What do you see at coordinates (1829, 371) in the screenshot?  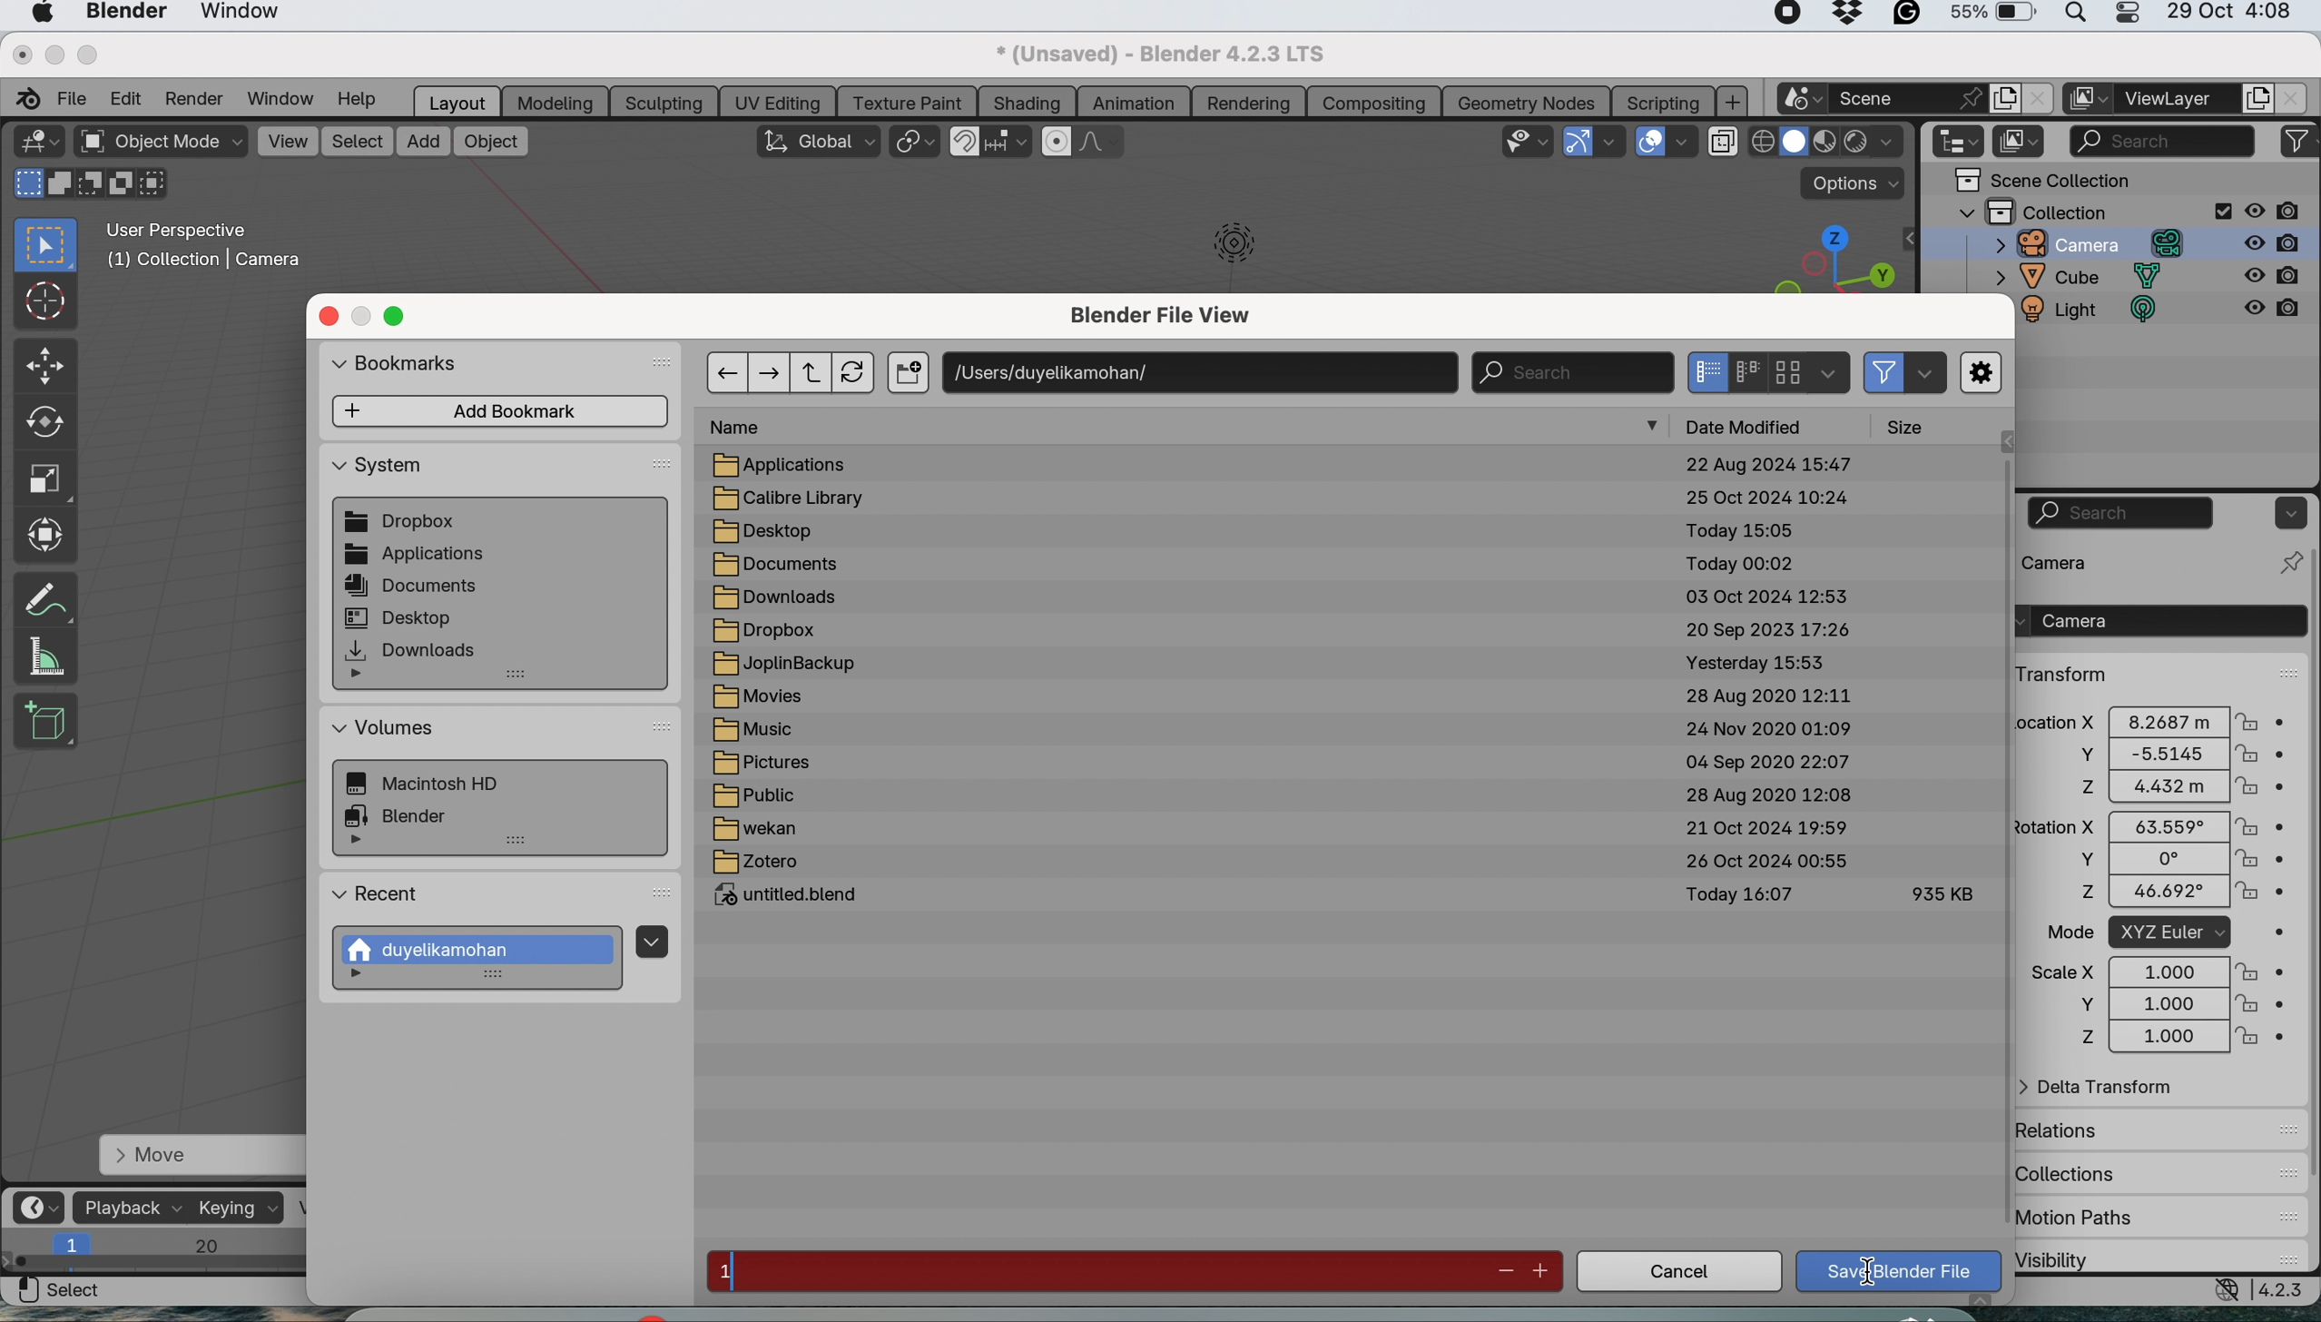 I see `display settings` at bounding box center [1829, 371].